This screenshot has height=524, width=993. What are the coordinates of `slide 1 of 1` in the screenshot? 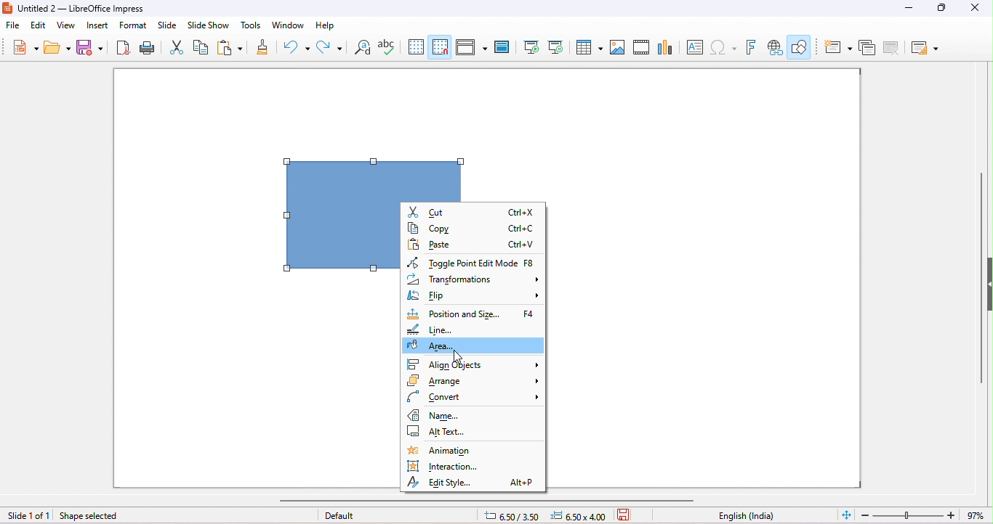 It's located at (28, 516).